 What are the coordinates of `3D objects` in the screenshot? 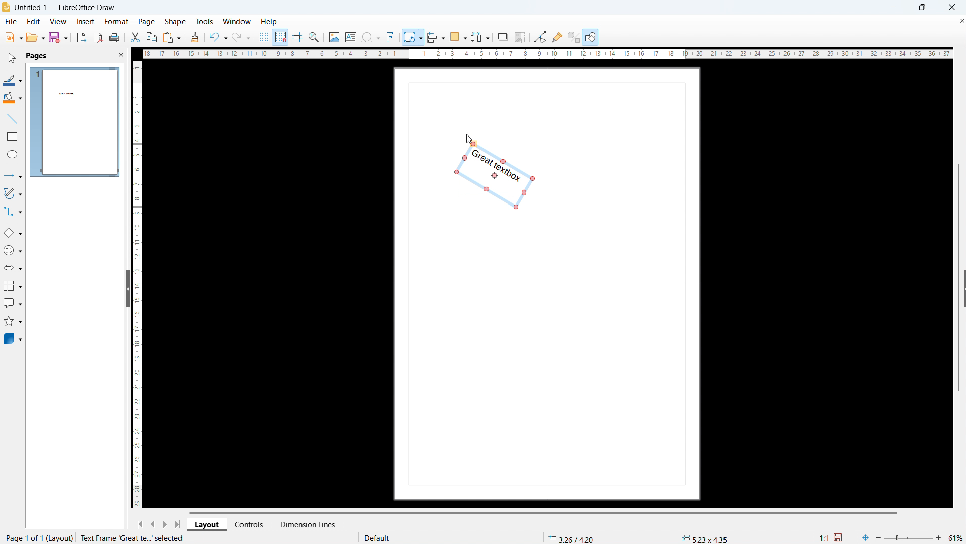 It's located at (13, 339).